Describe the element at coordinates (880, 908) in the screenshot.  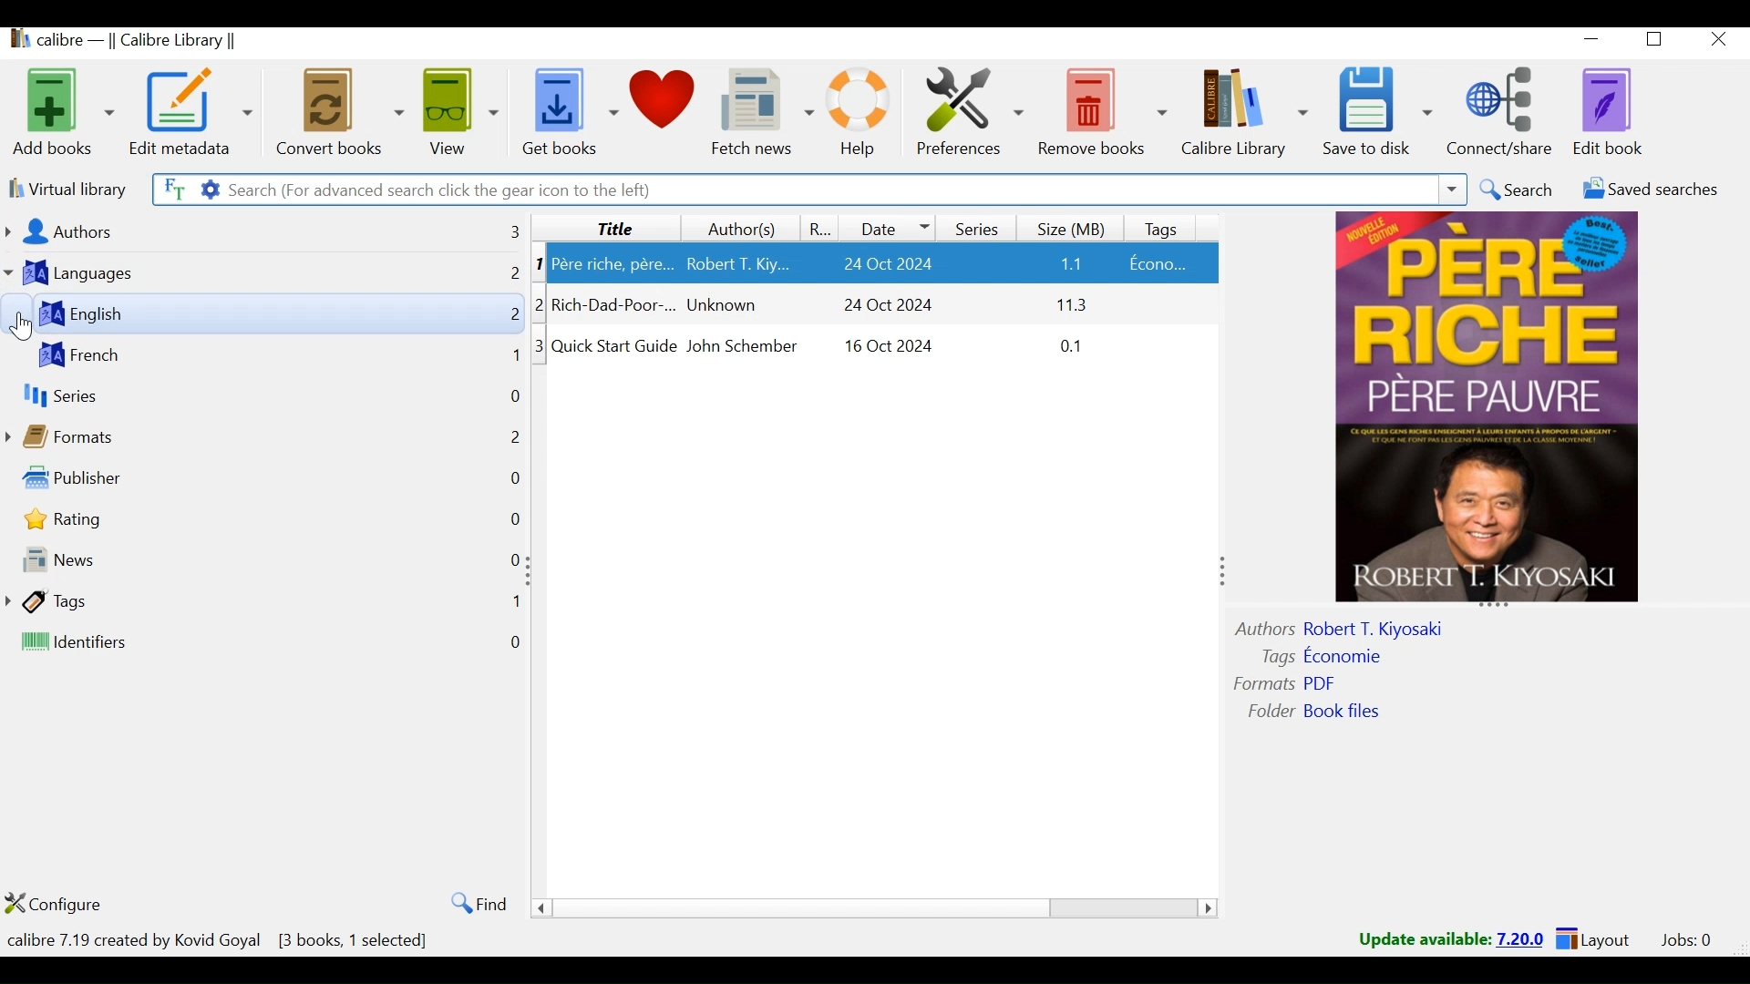
I see `scrollbar` at that location.